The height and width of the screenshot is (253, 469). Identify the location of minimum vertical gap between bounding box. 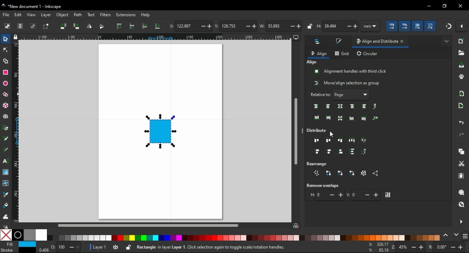
(363, 195).